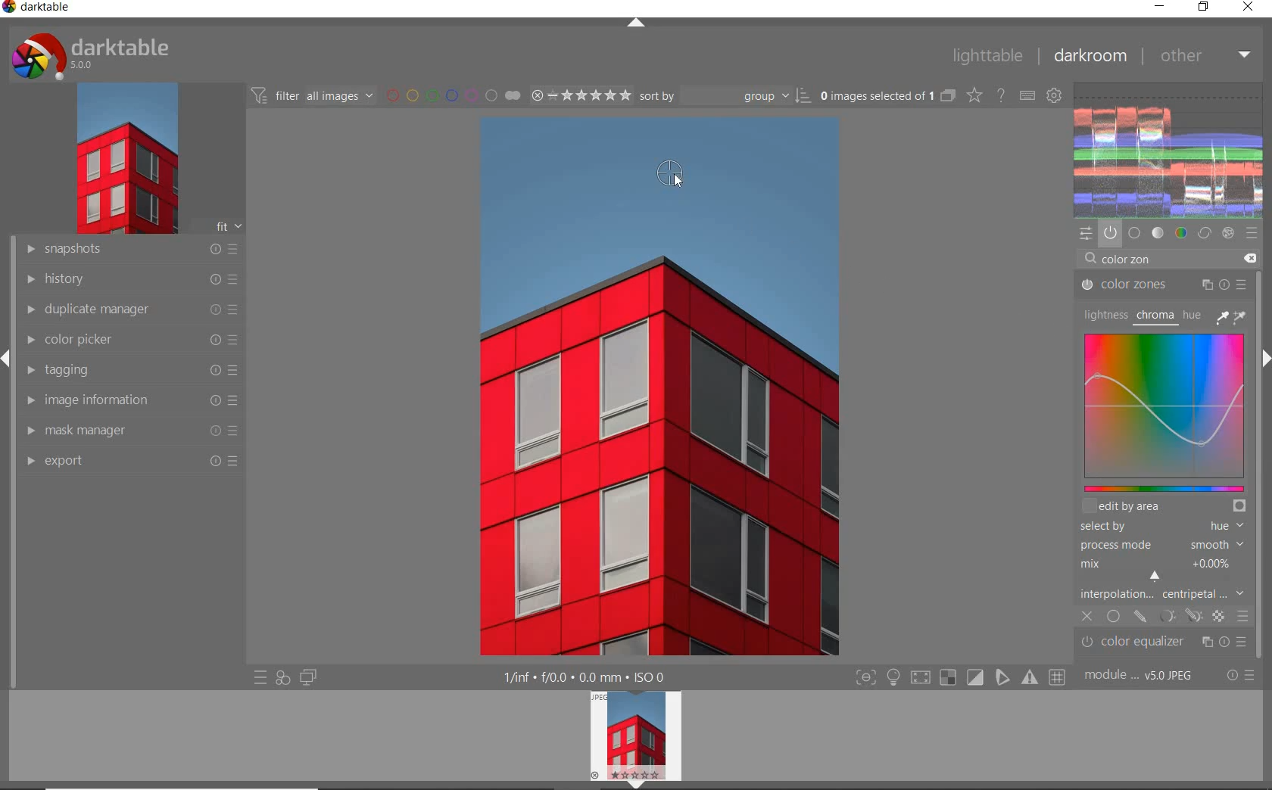 The image size is (1272, 790). What do you see at coordinates (1252, 232) in the screenshot?
I see `presets` at bounding box center [1252, 232].